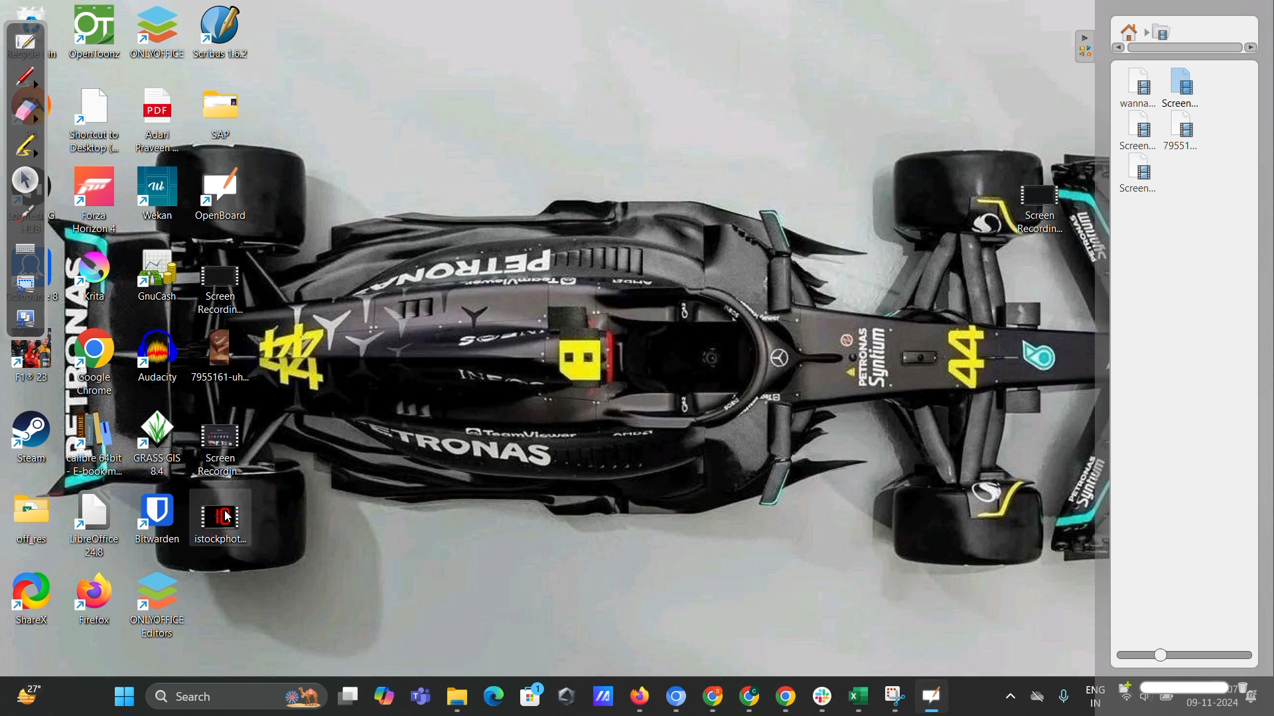 The height and width of the screenshot is (716, 1274). I want to click on Desktops, so click(346, 698).